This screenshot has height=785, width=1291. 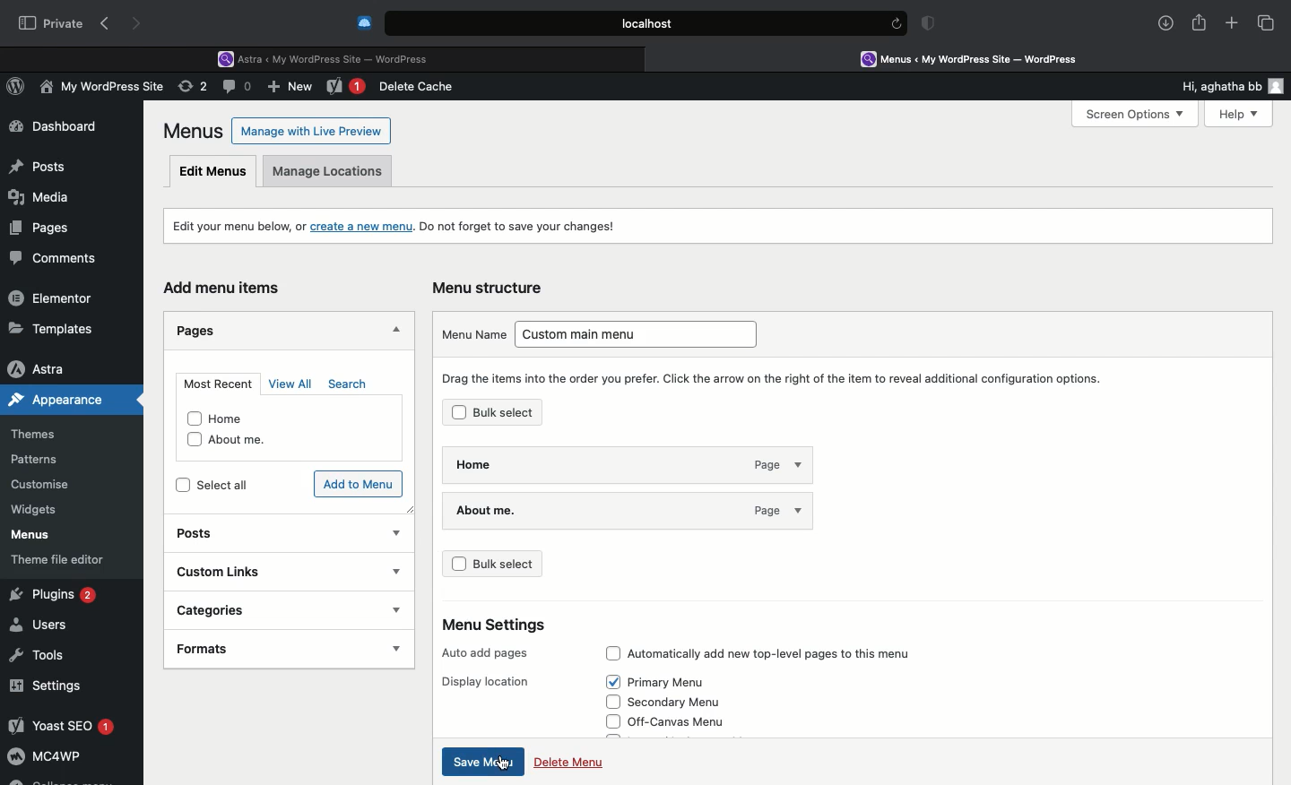 What do you see at coordinates (42, 625) in the screenshot?
I see `Users` at bounding box center [42, 625].